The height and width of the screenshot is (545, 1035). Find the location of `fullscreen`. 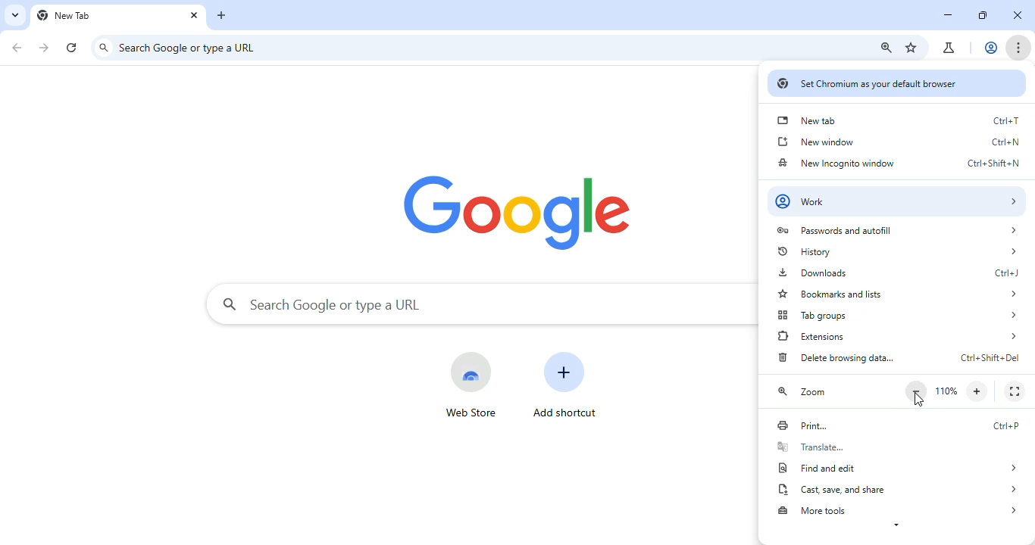

fullscreen is located at coordinates (1013, 391).